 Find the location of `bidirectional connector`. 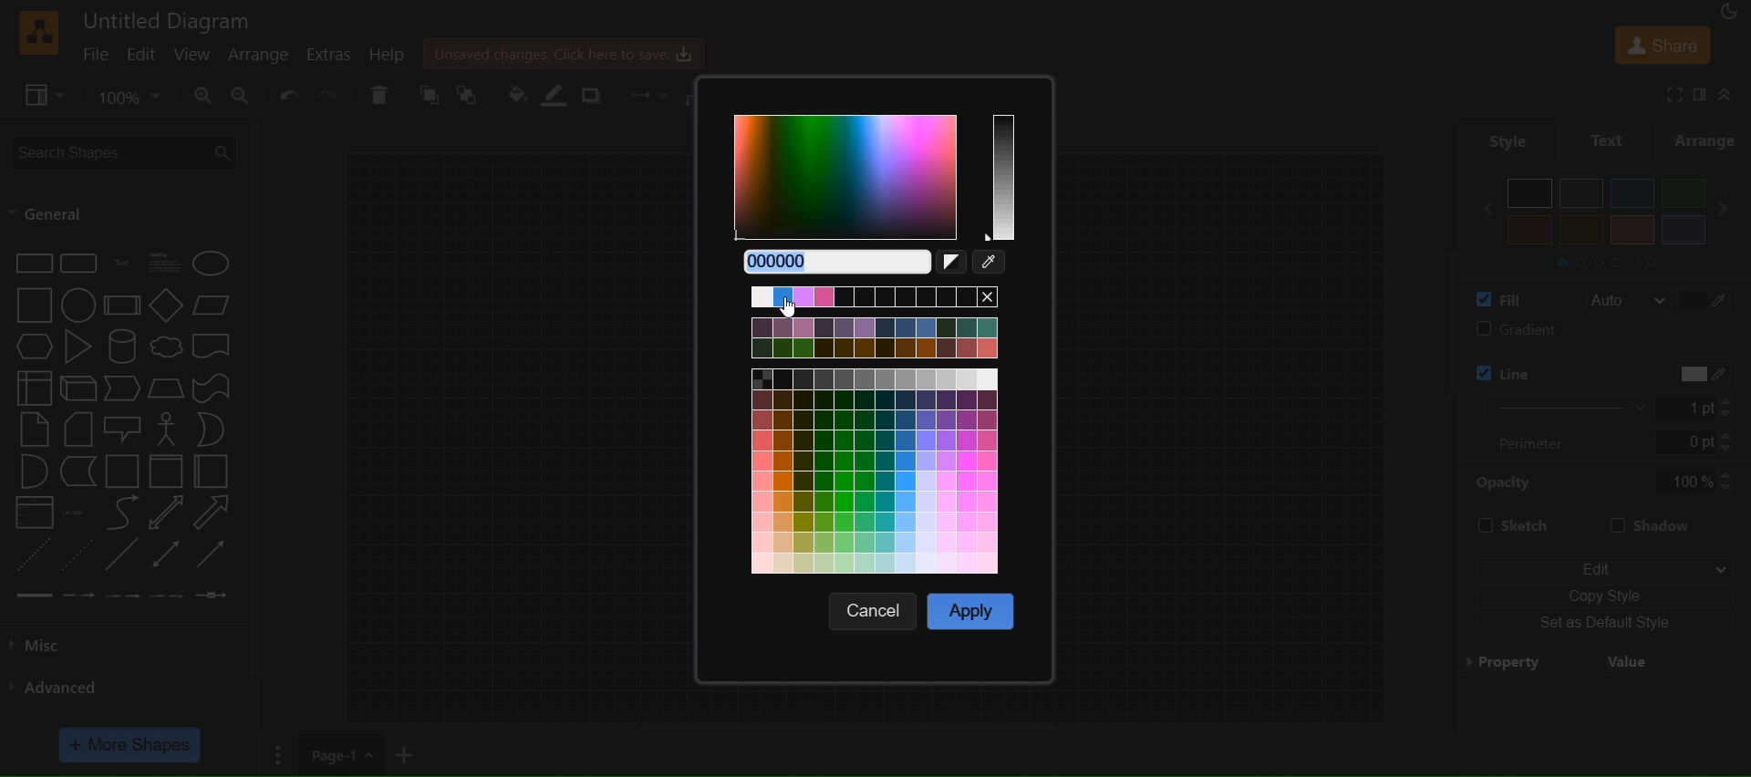

bidirectional connector is located at coordinates (169, 554).